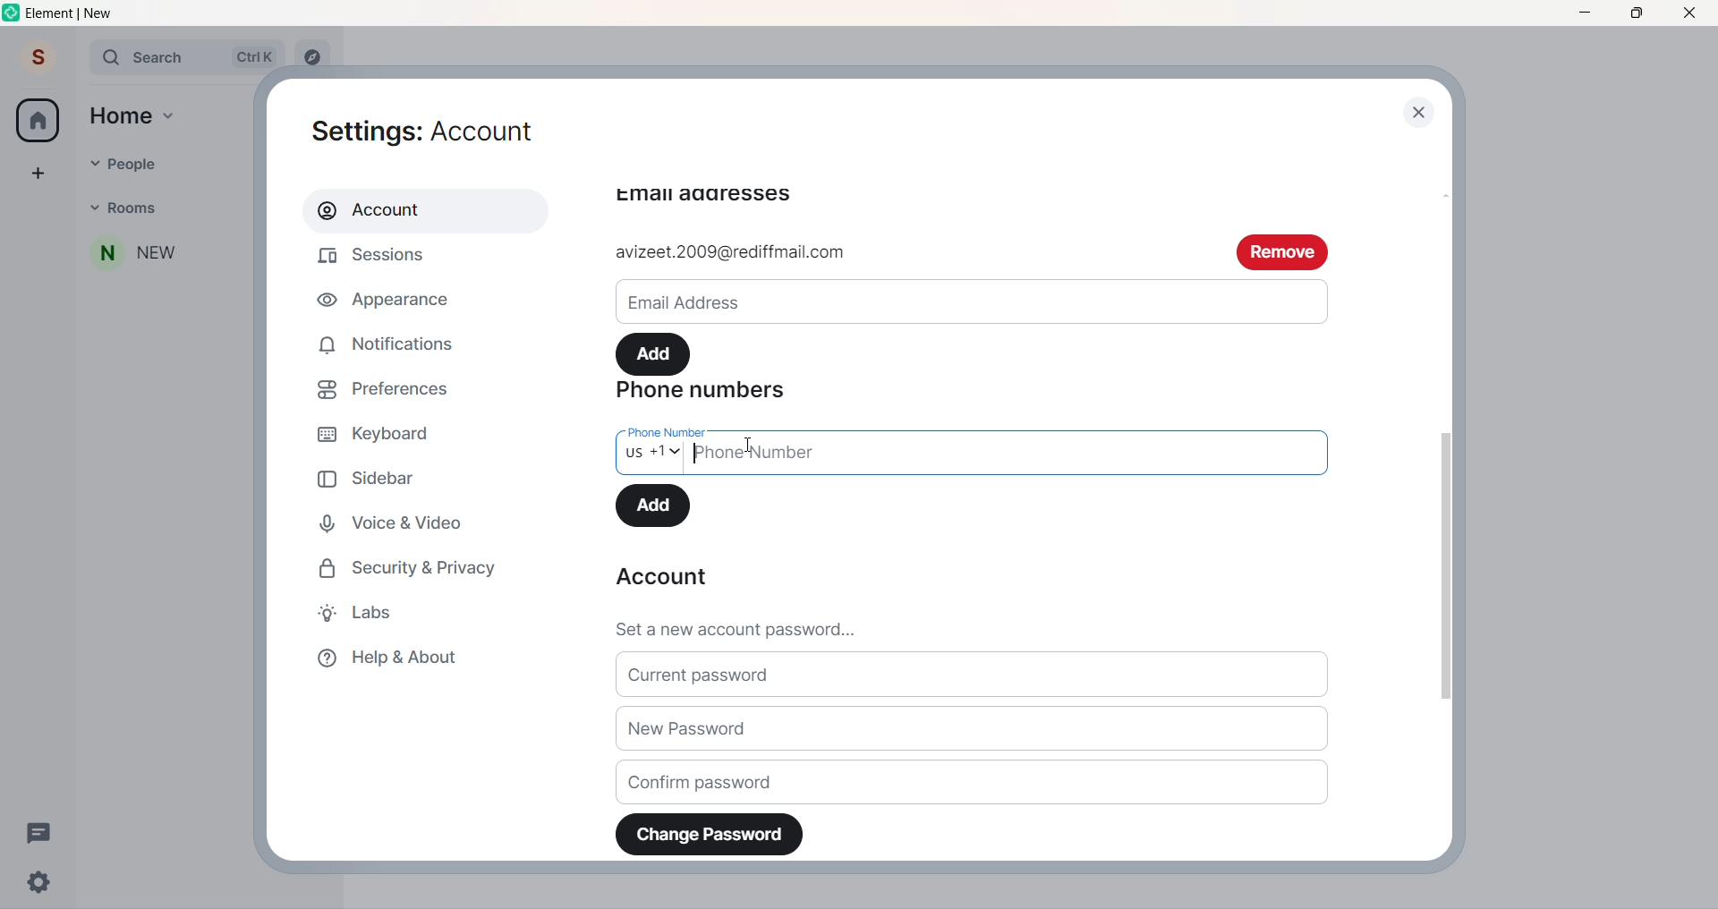  I want to click on Current Password, so click(975, 675).